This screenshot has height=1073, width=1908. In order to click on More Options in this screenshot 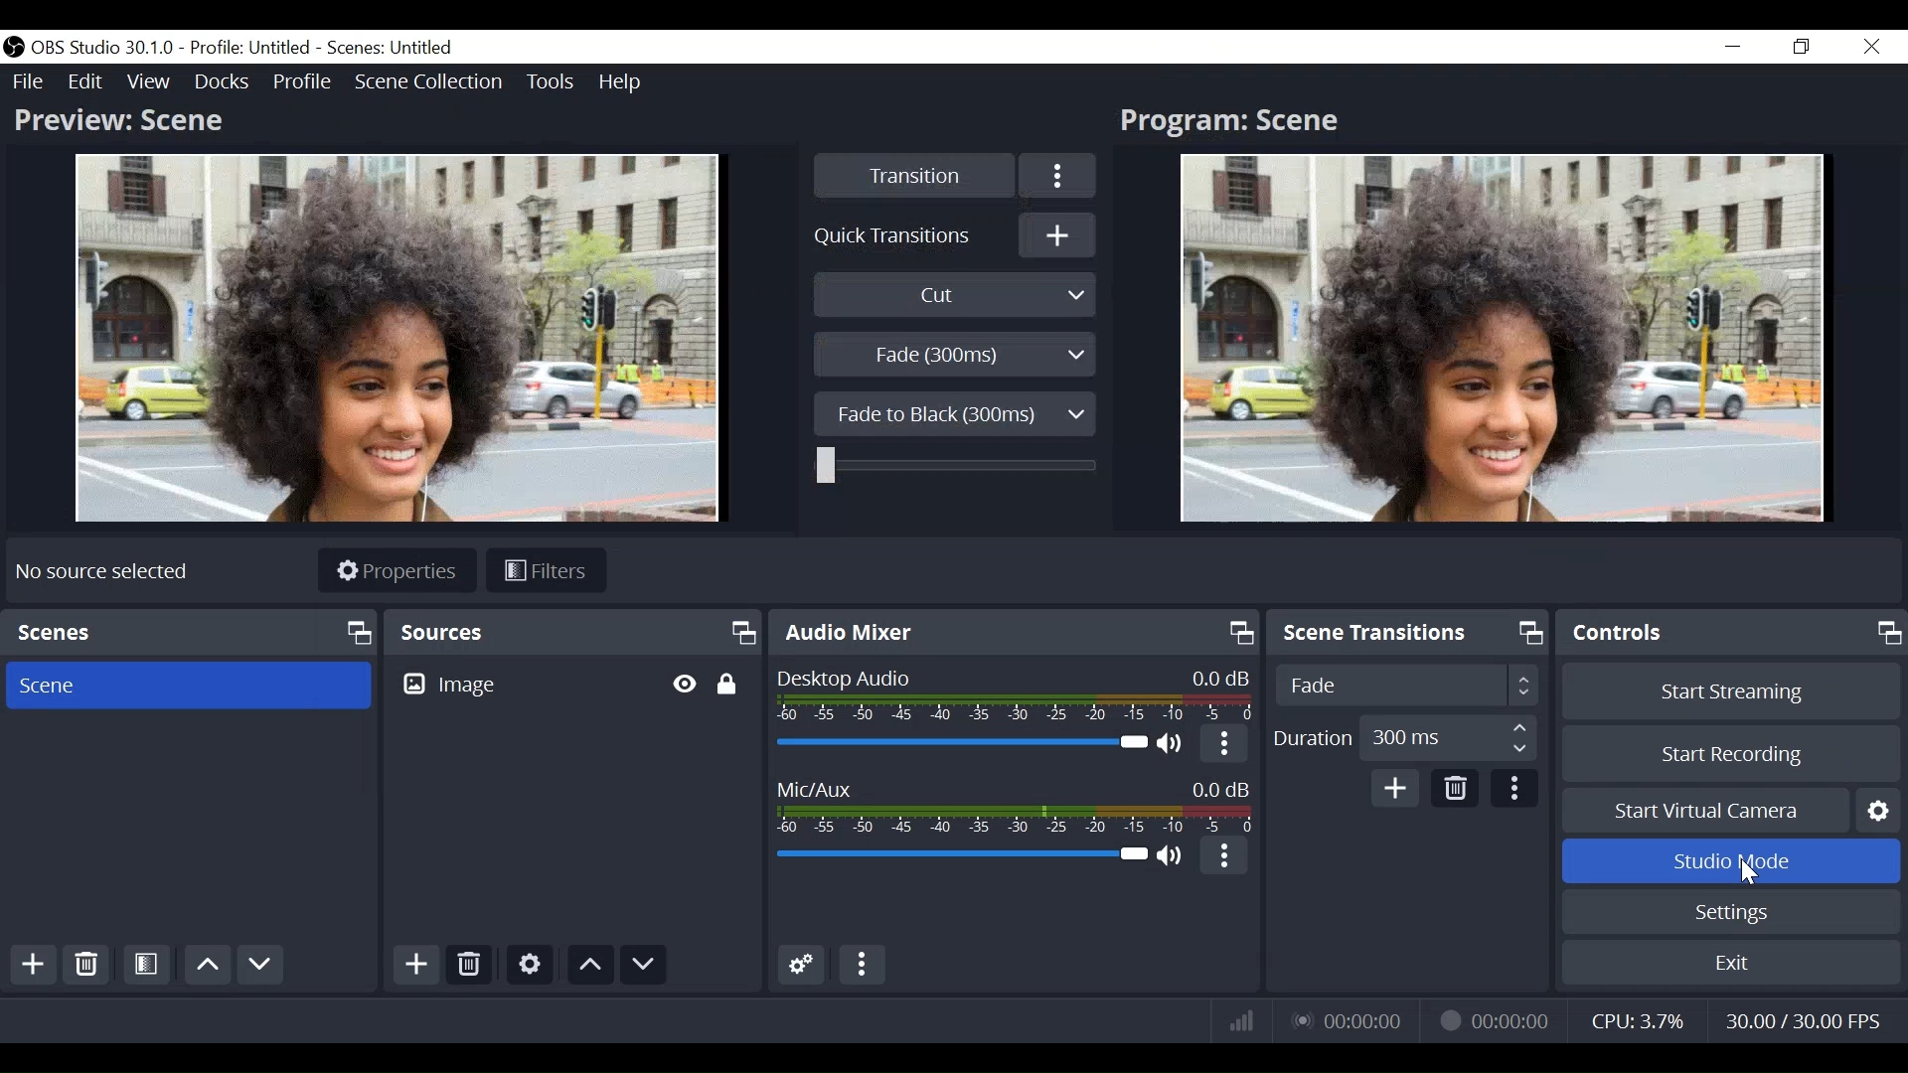, I will do `click(1513, 790)`.